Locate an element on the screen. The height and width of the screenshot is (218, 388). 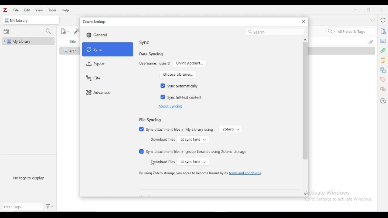
Checked box is located at coordinates (163, 97).